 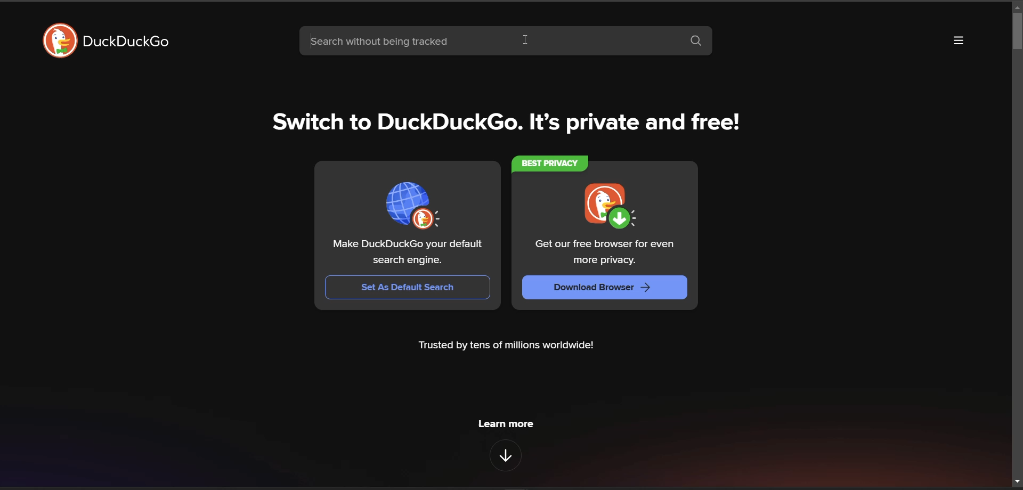 I want to click on set as default search, so click(x=408, y=287).